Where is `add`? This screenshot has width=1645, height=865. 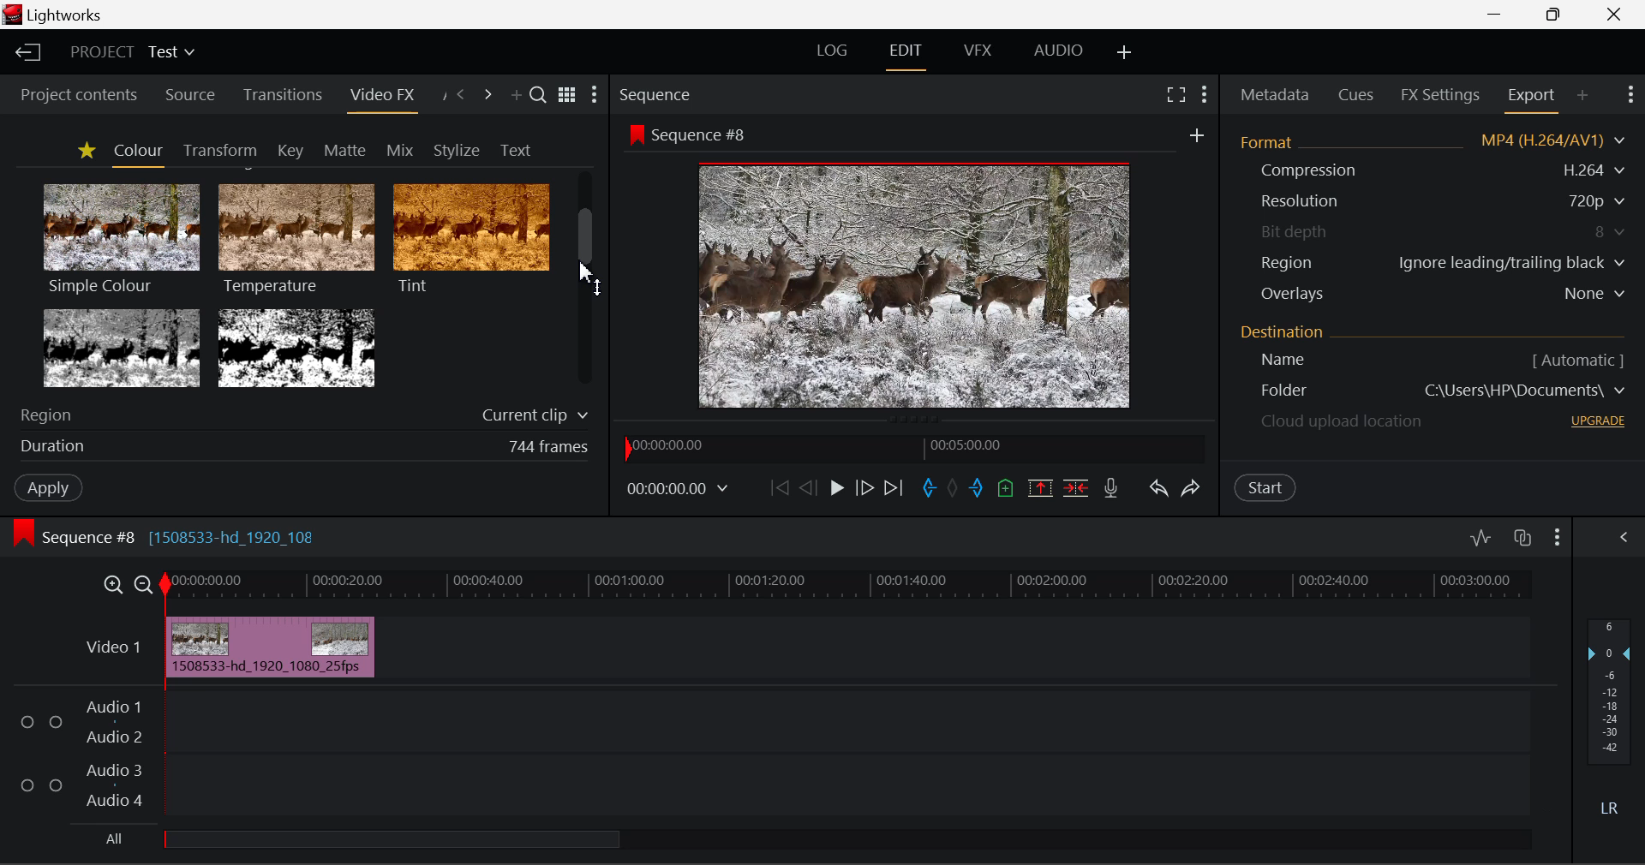
add is located at coordinates (1196, 134).